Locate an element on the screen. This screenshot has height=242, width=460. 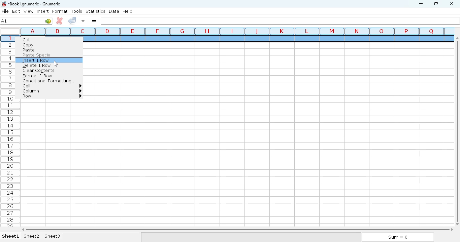
column is located at coordinates (51, 91).